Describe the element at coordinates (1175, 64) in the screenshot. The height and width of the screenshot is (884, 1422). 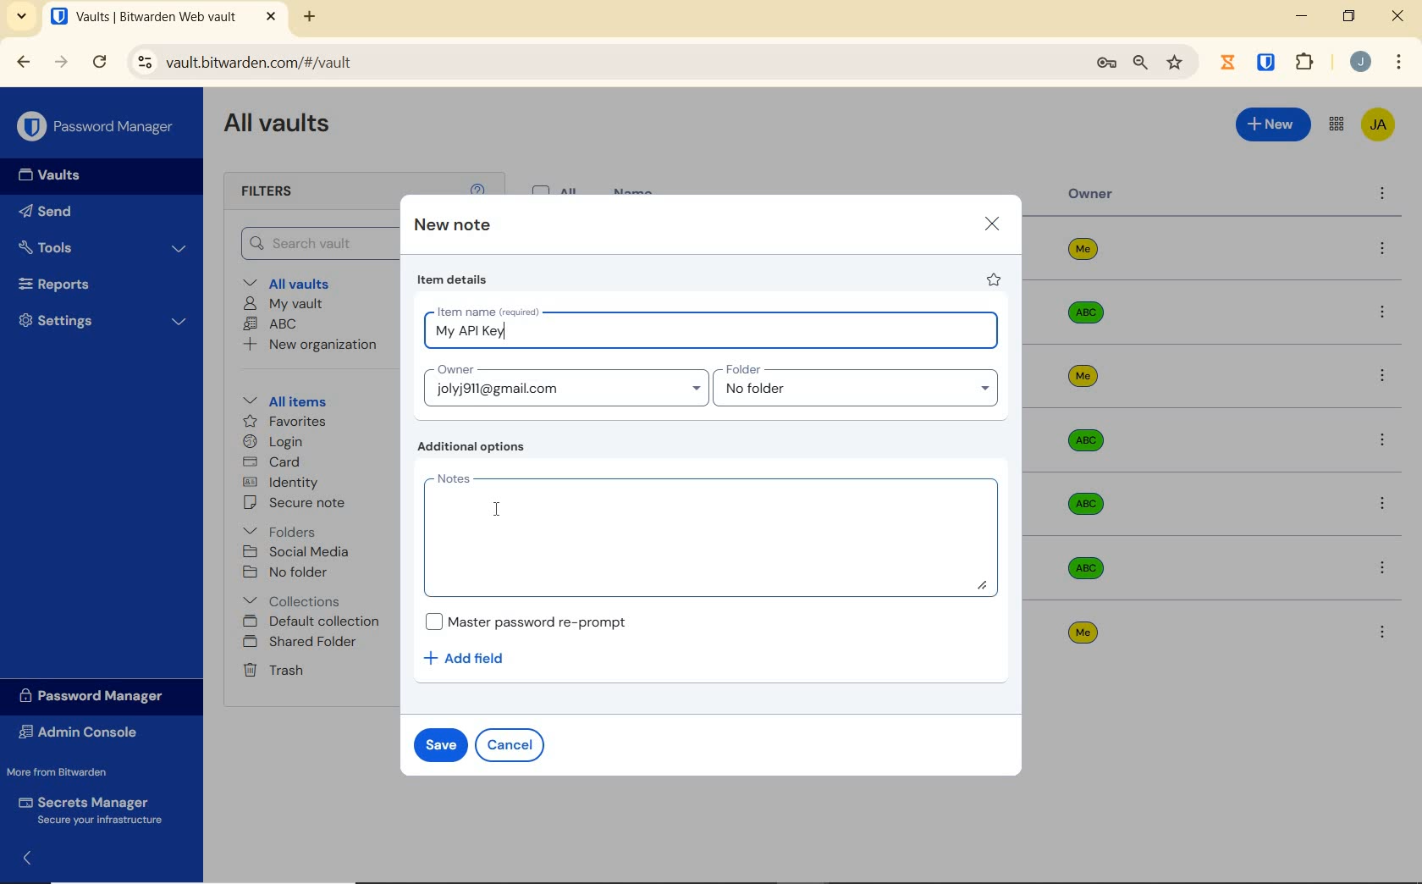
I see `bookmark` at that location.